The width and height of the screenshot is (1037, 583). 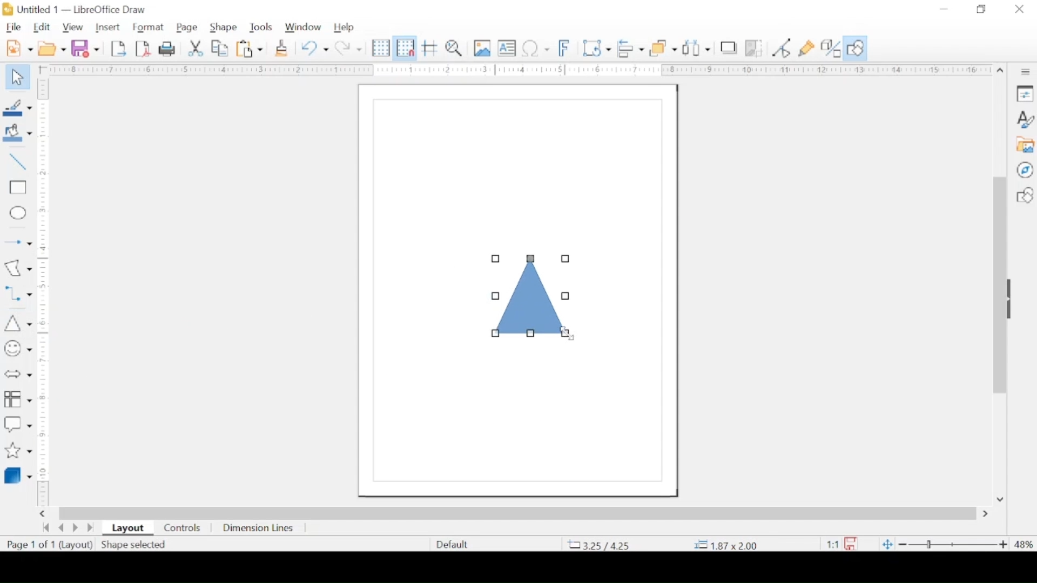 What do you see at coordinates (18, 398) in the screenshot?
I see `flowchart` at bounding box center [18, 398].